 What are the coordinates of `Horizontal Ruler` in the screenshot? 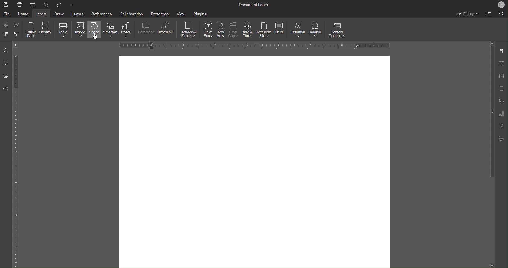 It's located at (18, 161).